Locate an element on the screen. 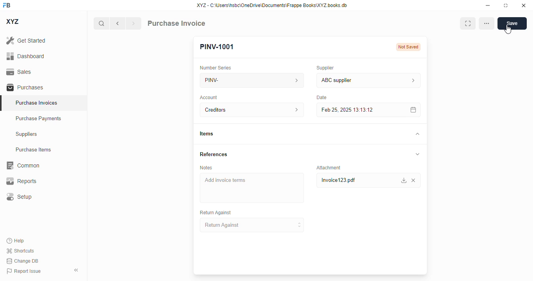 Image resolution: width=533 pixels, height=281 pixels. dashboard is located at coordinates (25, 56).